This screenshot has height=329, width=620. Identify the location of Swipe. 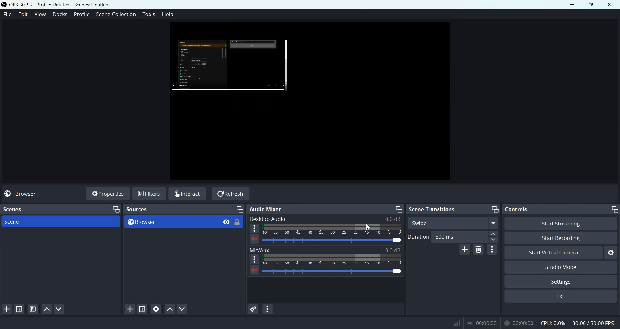
(453, 223).